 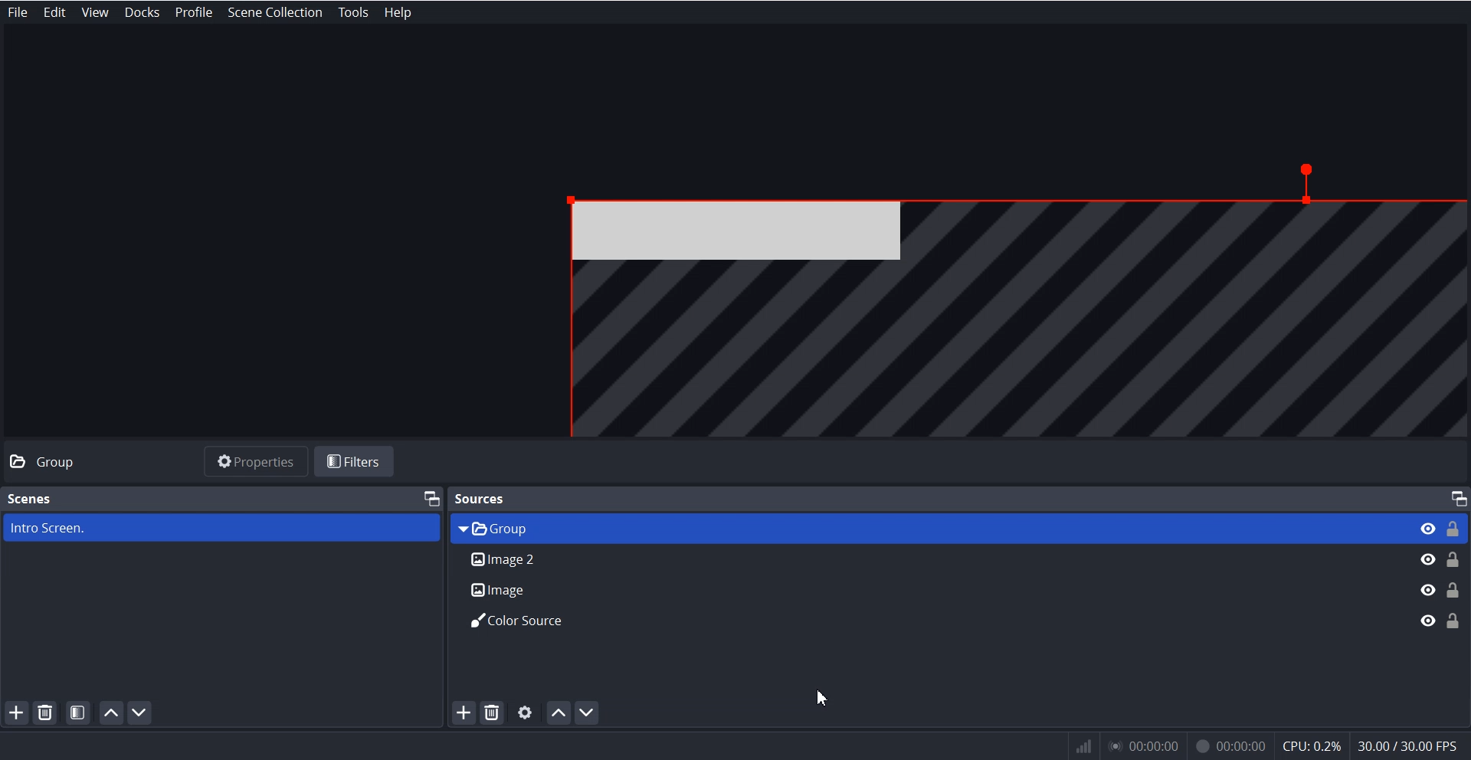 I want to click on 00:00:00, so click(x=1230, y=744).